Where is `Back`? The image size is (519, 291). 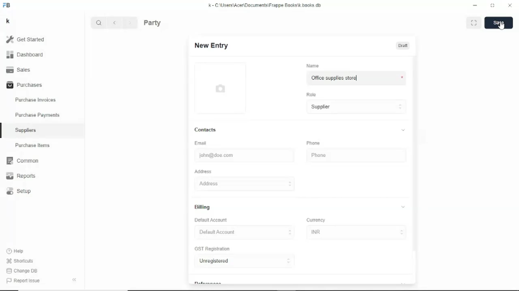
Back is located at coordinates (116, 23).